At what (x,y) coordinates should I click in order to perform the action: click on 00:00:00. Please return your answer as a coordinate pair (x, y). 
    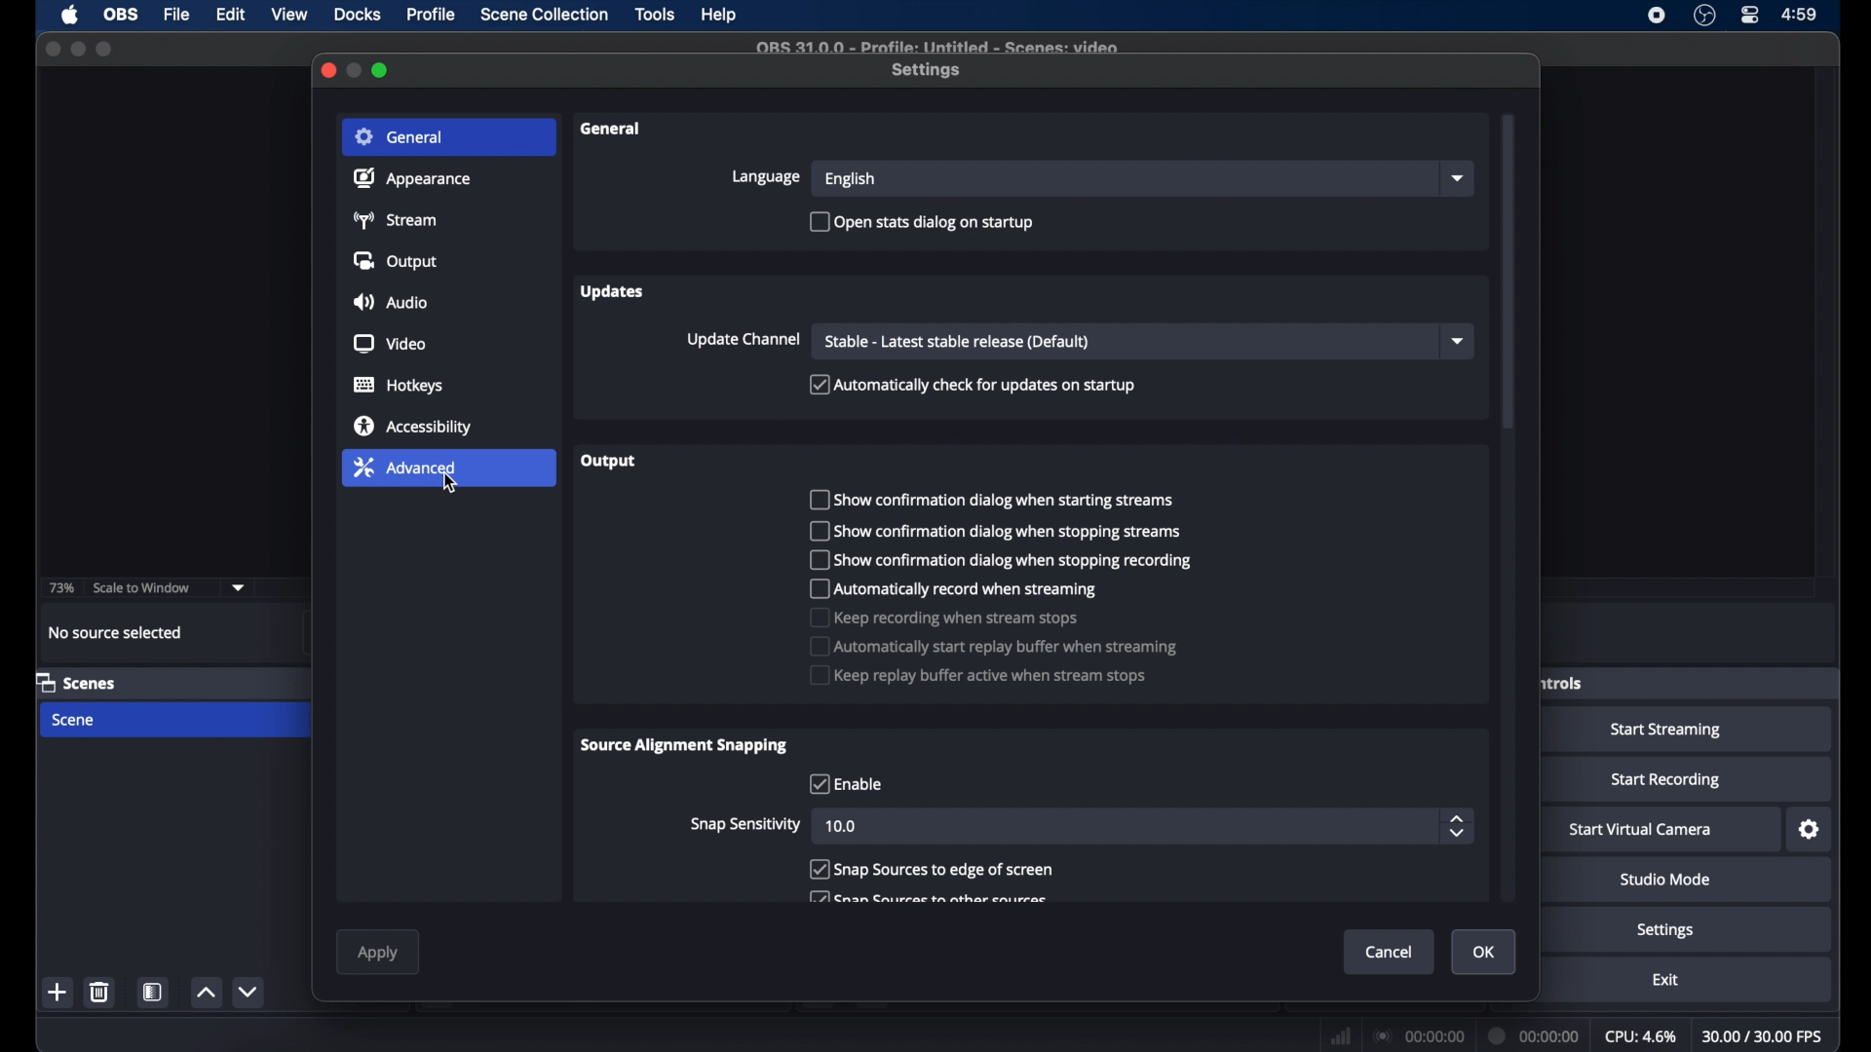
    Looking at the image, I should click on (1536, 1036).